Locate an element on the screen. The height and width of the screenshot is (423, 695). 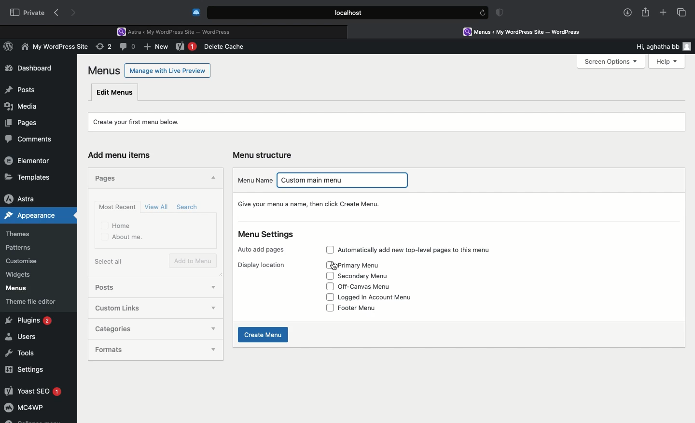
Hide is located at coordinates (212, 179).